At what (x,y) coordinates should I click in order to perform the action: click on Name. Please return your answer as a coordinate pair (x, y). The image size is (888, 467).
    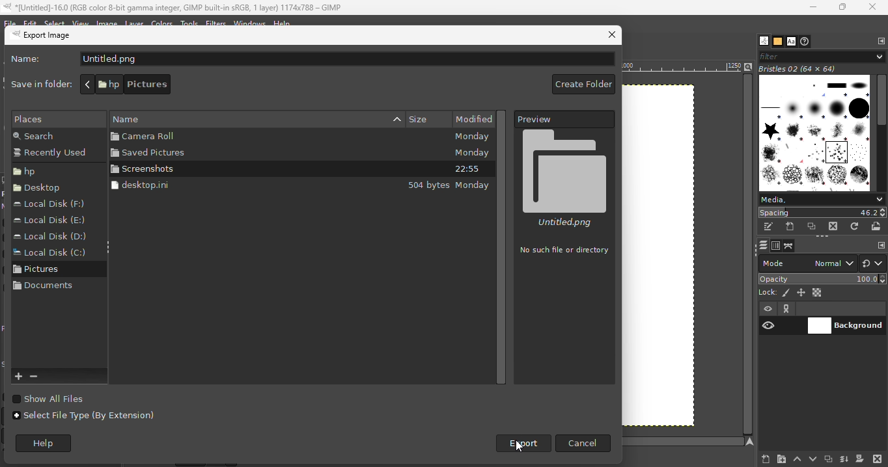
    Looking at the image, I should click on (293, 118).